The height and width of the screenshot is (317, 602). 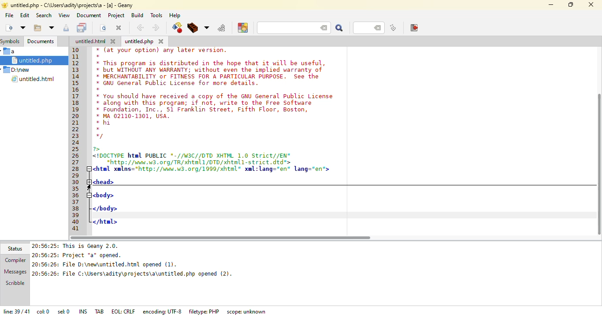 What do you see at coordinates (10, 51) in the screenshot?
I see `a` at bounding box center [10, 51].